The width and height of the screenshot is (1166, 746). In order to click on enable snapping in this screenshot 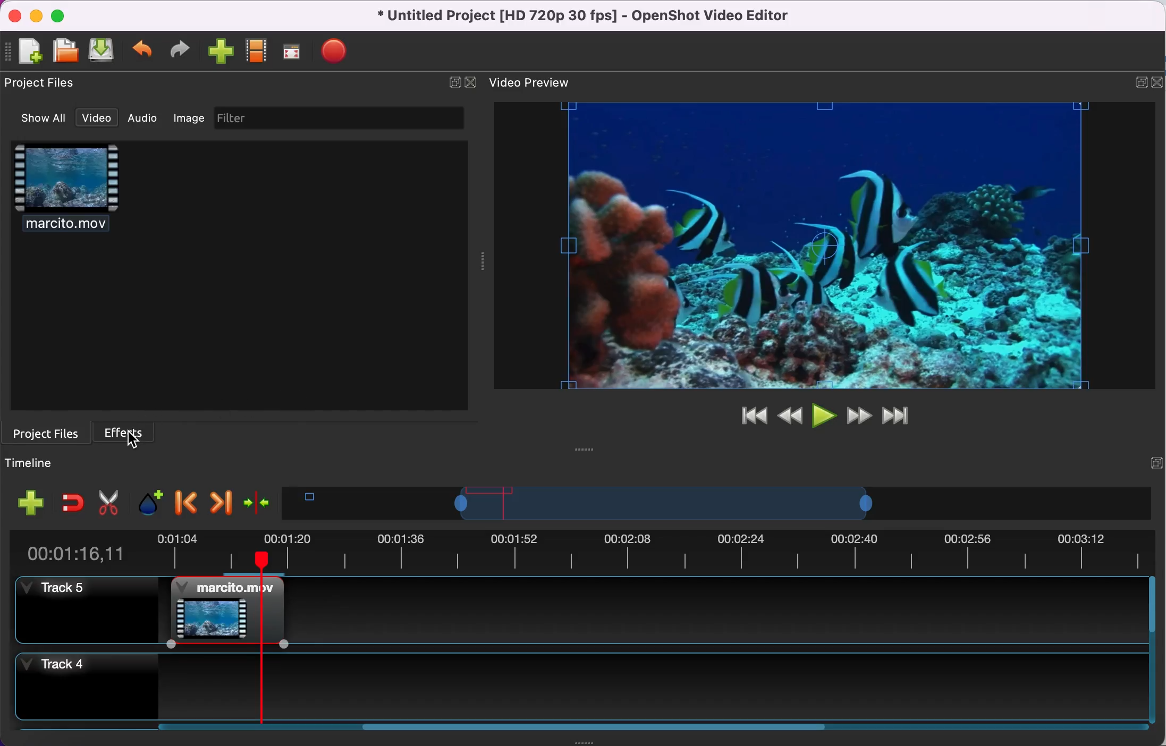, I will do `click(72, 501)`.